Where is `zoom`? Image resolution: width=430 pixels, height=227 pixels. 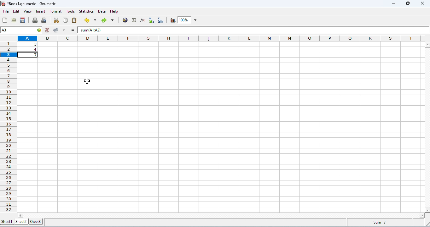
zoom is located at coordinates (188, 20).